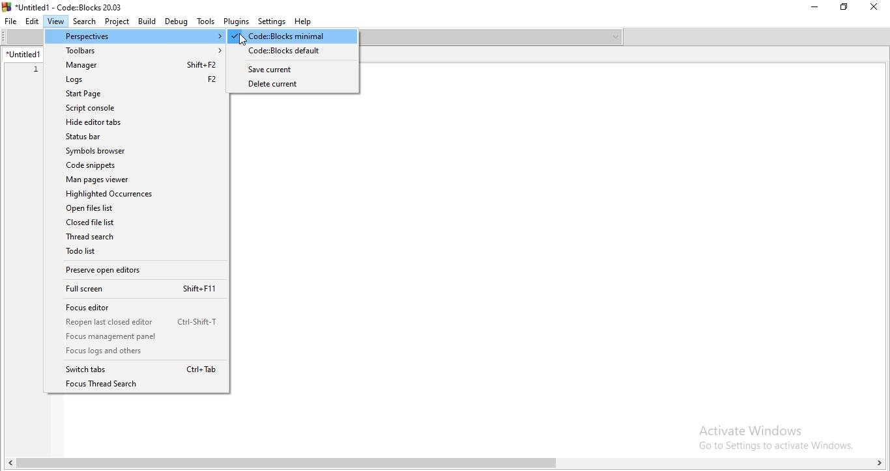  Describe the element at coordinates (22, 53) in the screenshot. I see `untitled  tab` at that location.